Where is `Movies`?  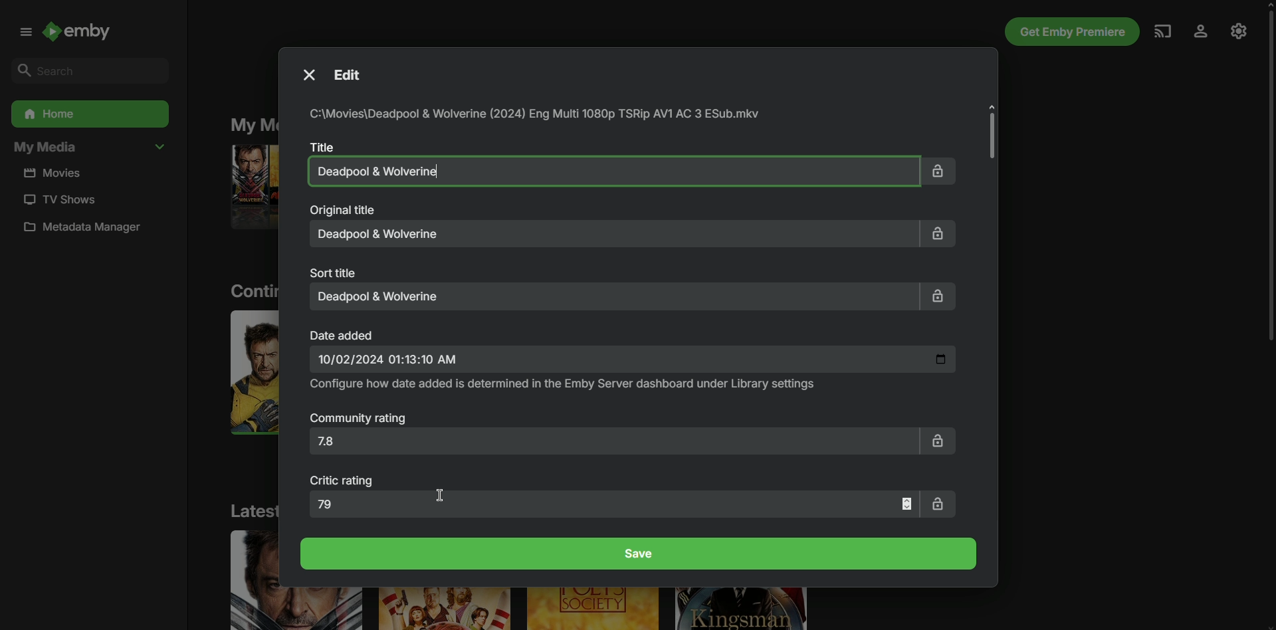
Movies is located at coordinates (58, 173).